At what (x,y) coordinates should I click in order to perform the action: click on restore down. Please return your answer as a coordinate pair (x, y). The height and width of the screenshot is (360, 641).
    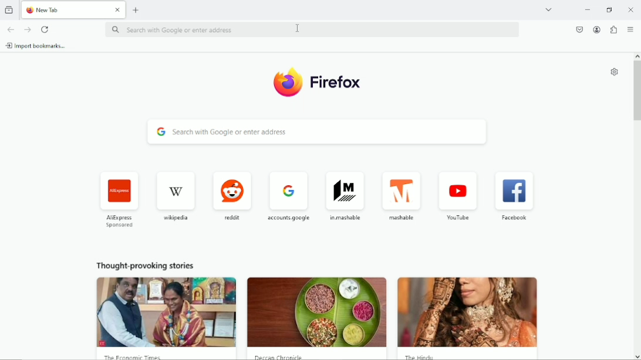
    Looking at the image, I should click on (609, 9).